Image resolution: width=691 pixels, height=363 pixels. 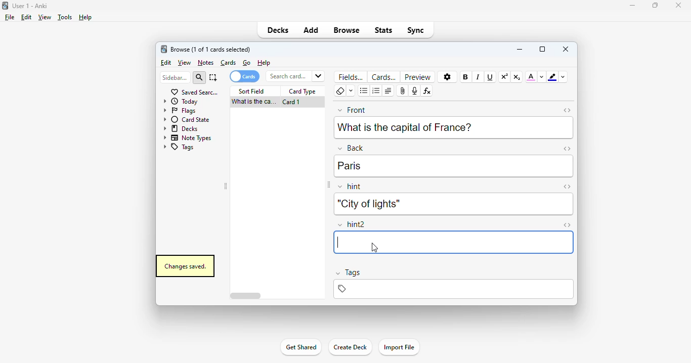 I want to click on search, so click(x=199, y=78).